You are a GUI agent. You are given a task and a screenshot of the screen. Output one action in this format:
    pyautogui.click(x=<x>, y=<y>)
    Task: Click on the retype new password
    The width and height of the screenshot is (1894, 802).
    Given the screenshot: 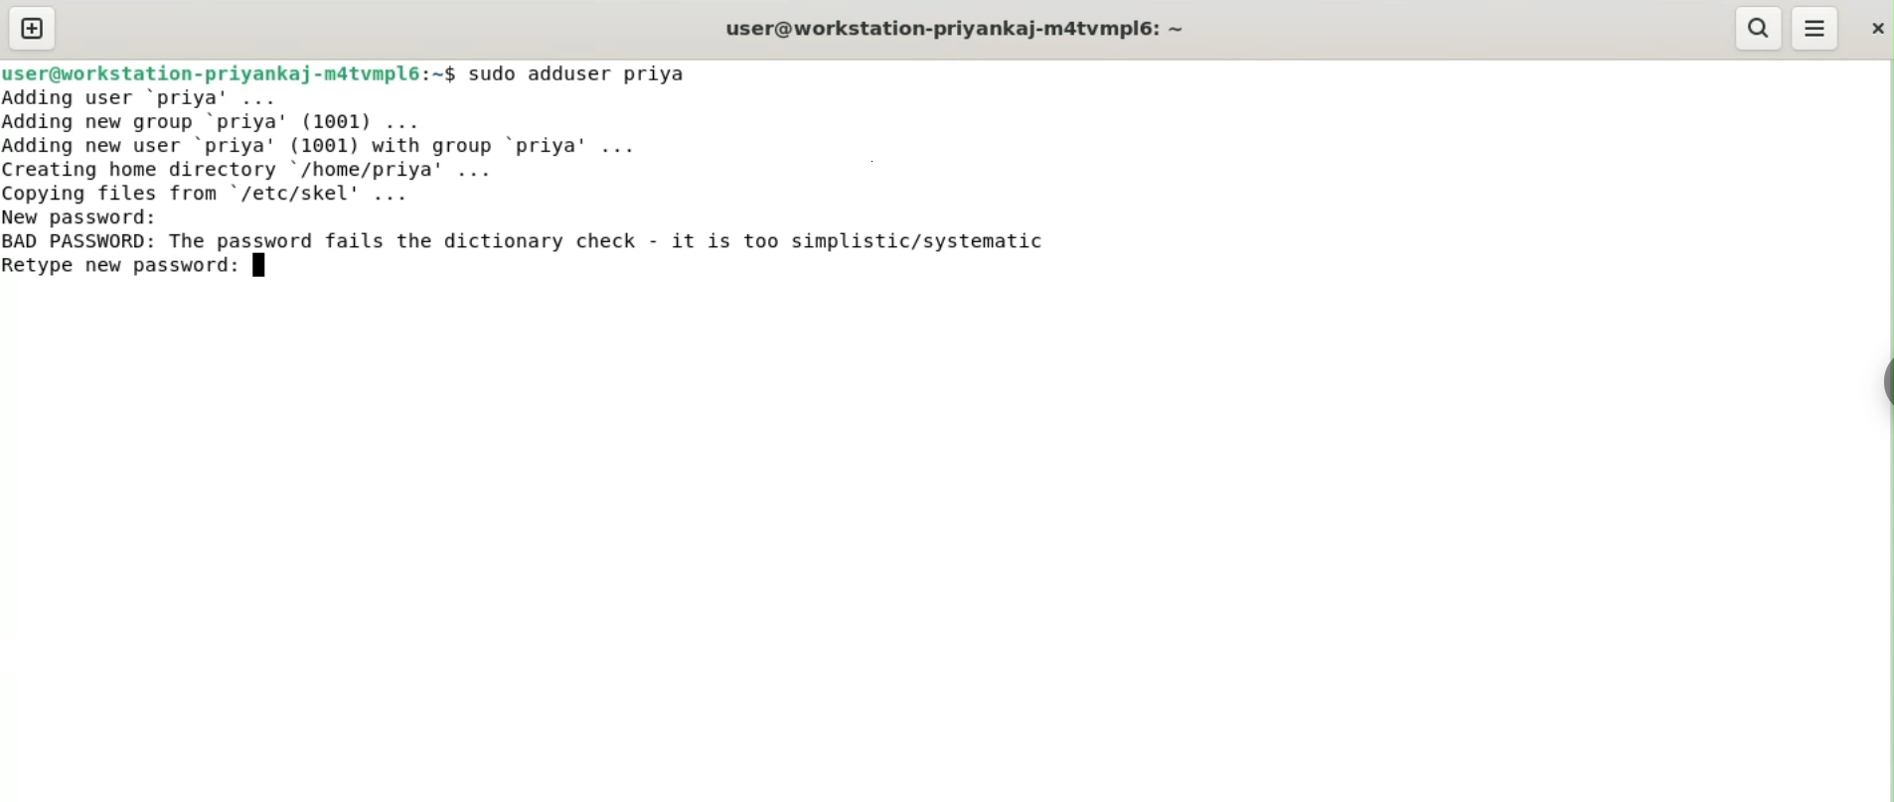 What is the action you would take?
    pyautogui.click(x=137, y=270)
    